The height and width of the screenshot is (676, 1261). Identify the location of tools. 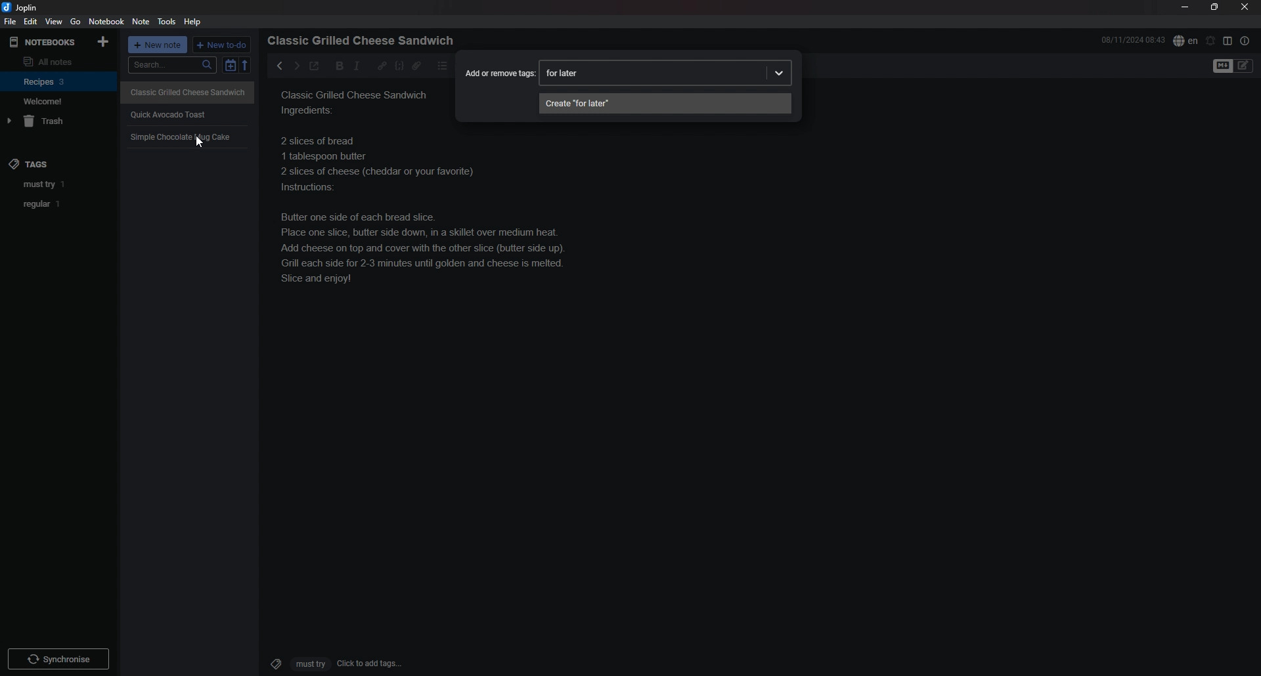
(168, 22).